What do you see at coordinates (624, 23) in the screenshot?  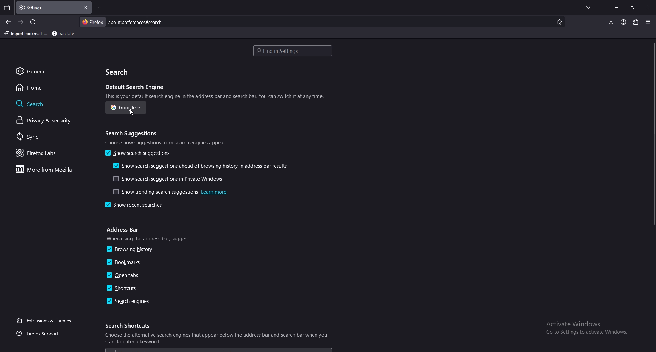 I see `profile` at bounding box center [624, 23].